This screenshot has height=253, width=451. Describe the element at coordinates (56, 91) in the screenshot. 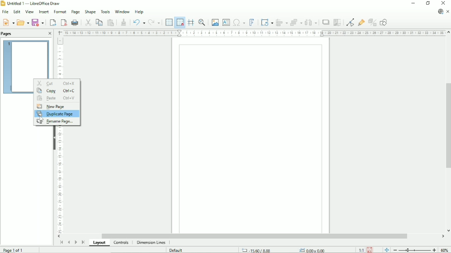

I see `Copy` at that location.